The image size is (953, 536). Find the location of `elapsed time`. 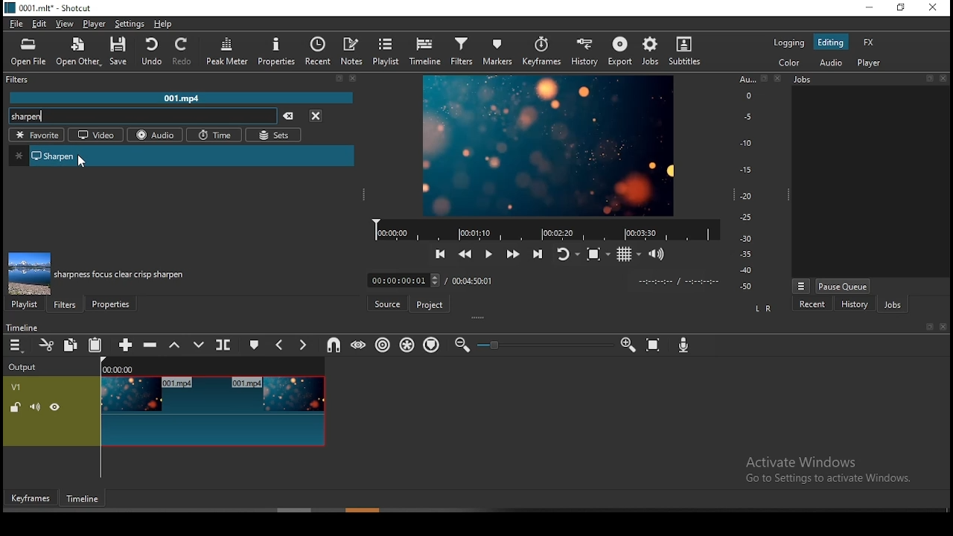

elapsed time is located at coordinates (404, 280).